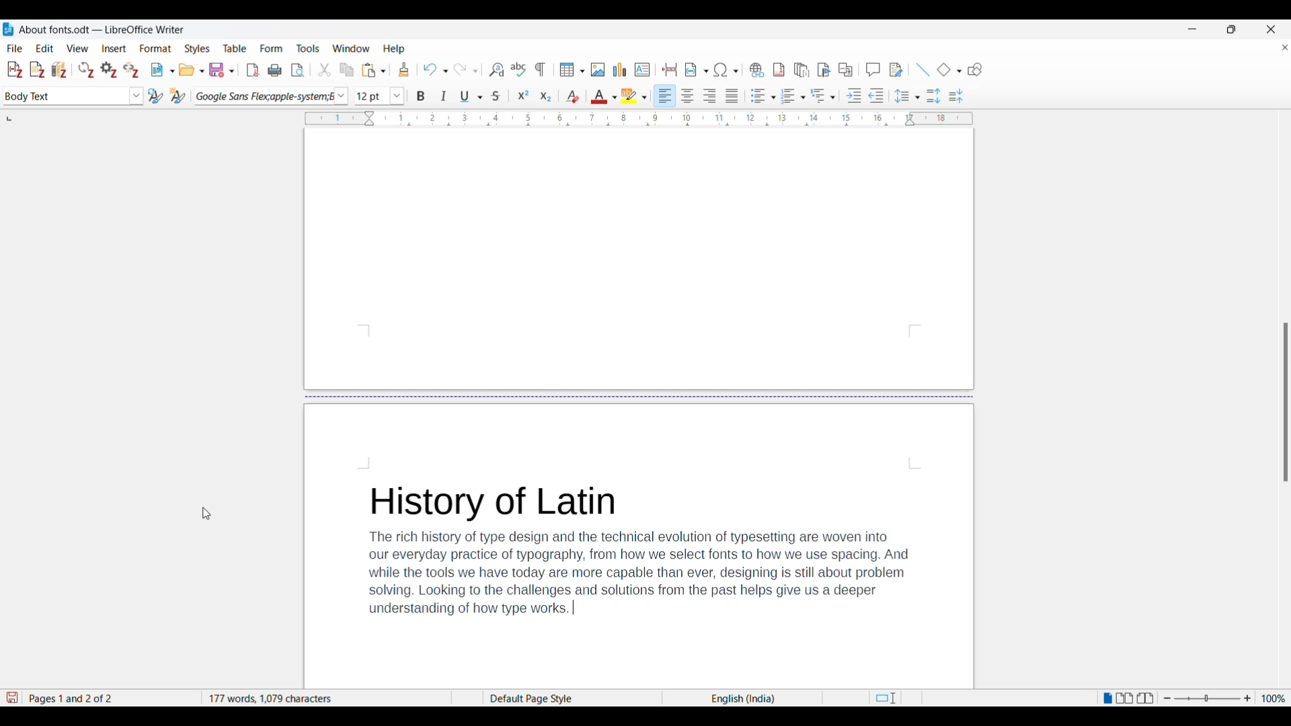  What do you see at coordinates (178, 95) in the screenshot?
I see `New style from selection` at bounding box center [178, 95].